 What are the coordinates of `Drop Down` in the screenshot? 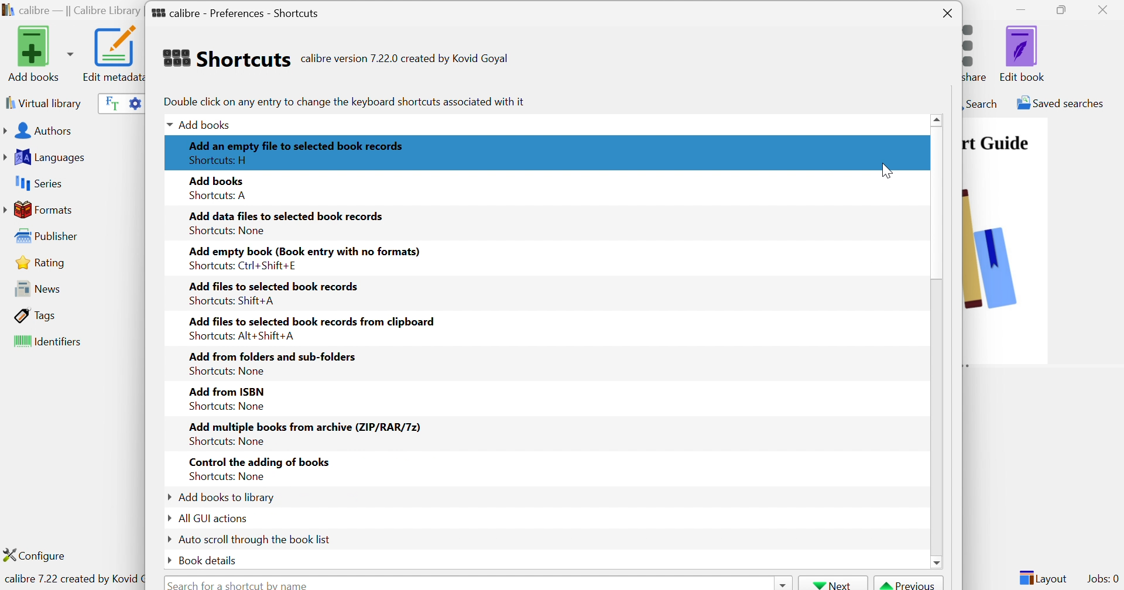 It's located at (782, 583).